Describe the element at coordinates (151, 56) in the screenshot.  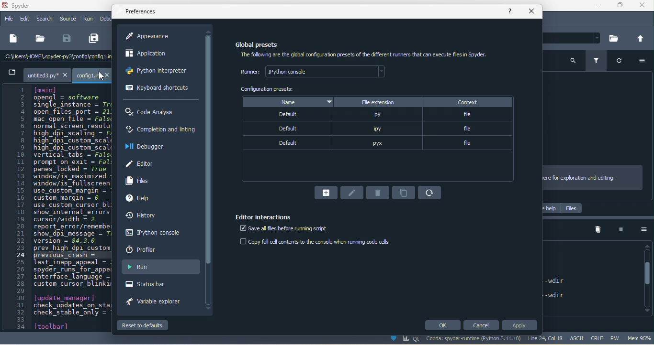
I see `application` at that location.